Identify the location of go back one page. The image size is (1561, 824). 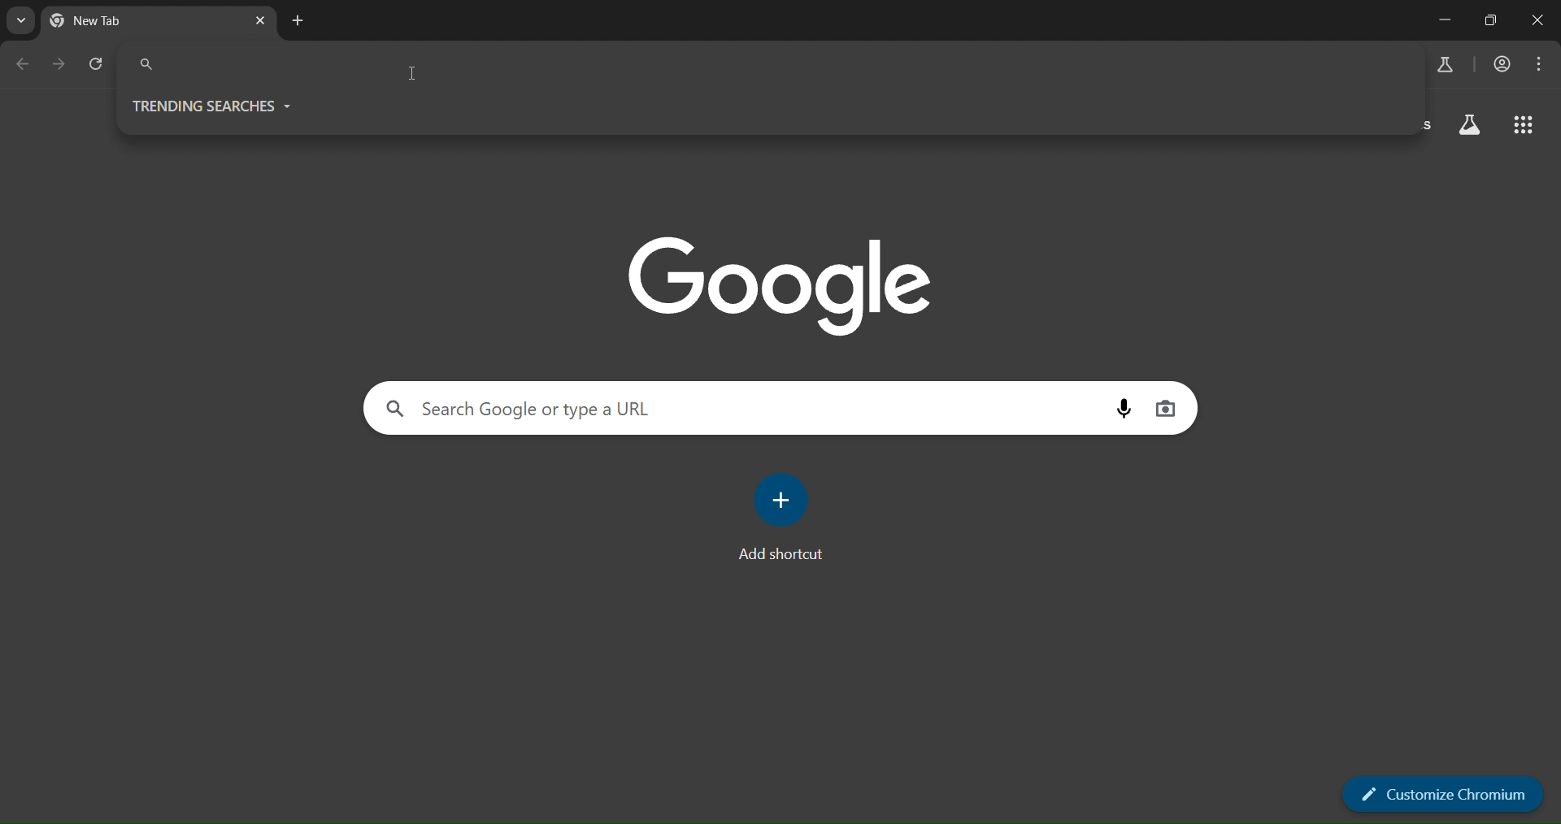
(24, 65).